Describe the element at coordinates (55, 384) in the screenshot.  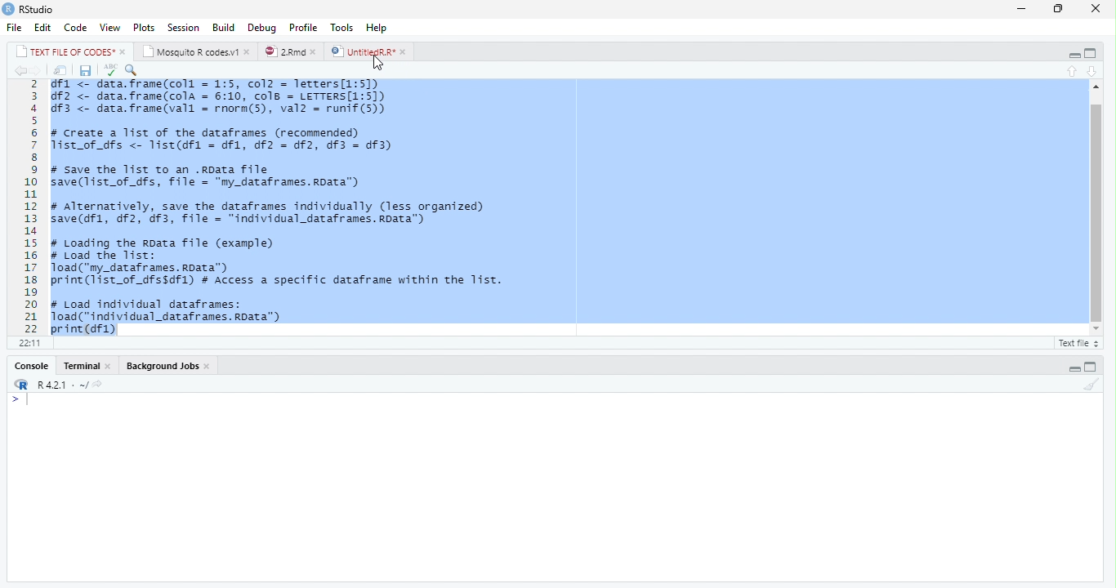
I see `R 4.2.1 - ~/` at that location.